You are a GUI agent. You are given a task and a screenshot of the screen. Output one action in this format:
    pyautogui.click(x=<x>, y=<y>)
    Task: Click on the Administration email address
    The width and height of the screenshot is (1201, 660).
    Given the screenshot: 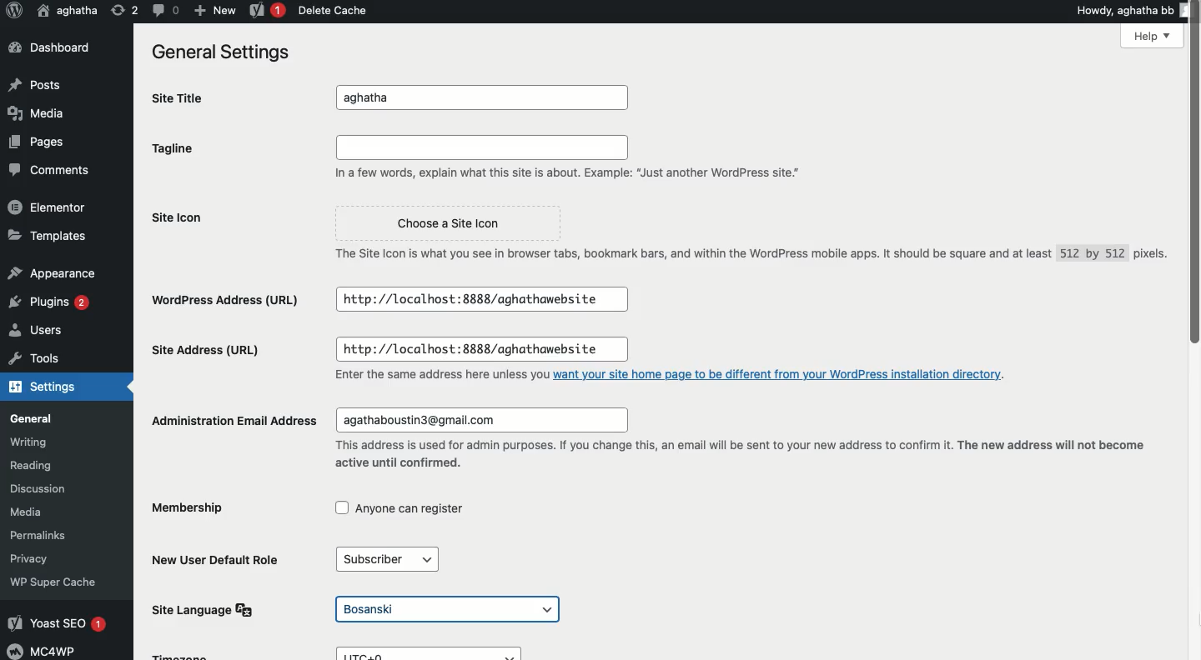 What is the action you would take?
    pyautogui.click(x=232, y=419)
    